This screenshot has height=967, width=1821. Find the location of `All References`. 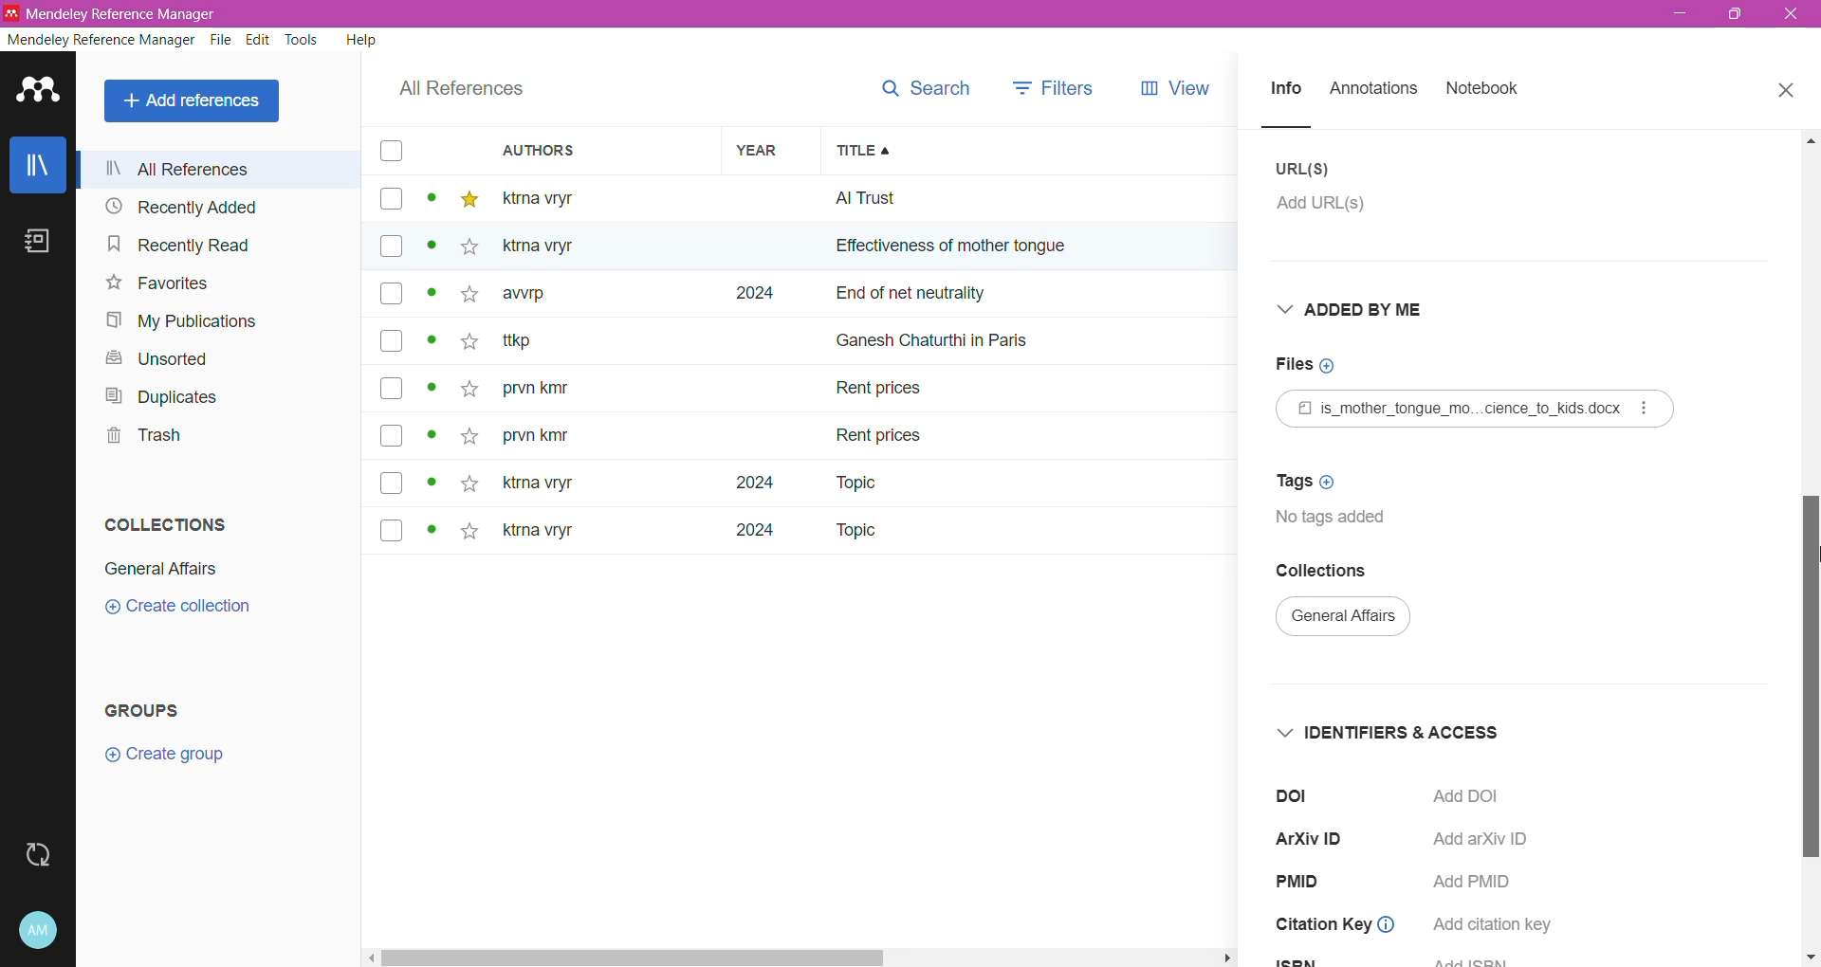

All References is located at coordinates (195, 101).